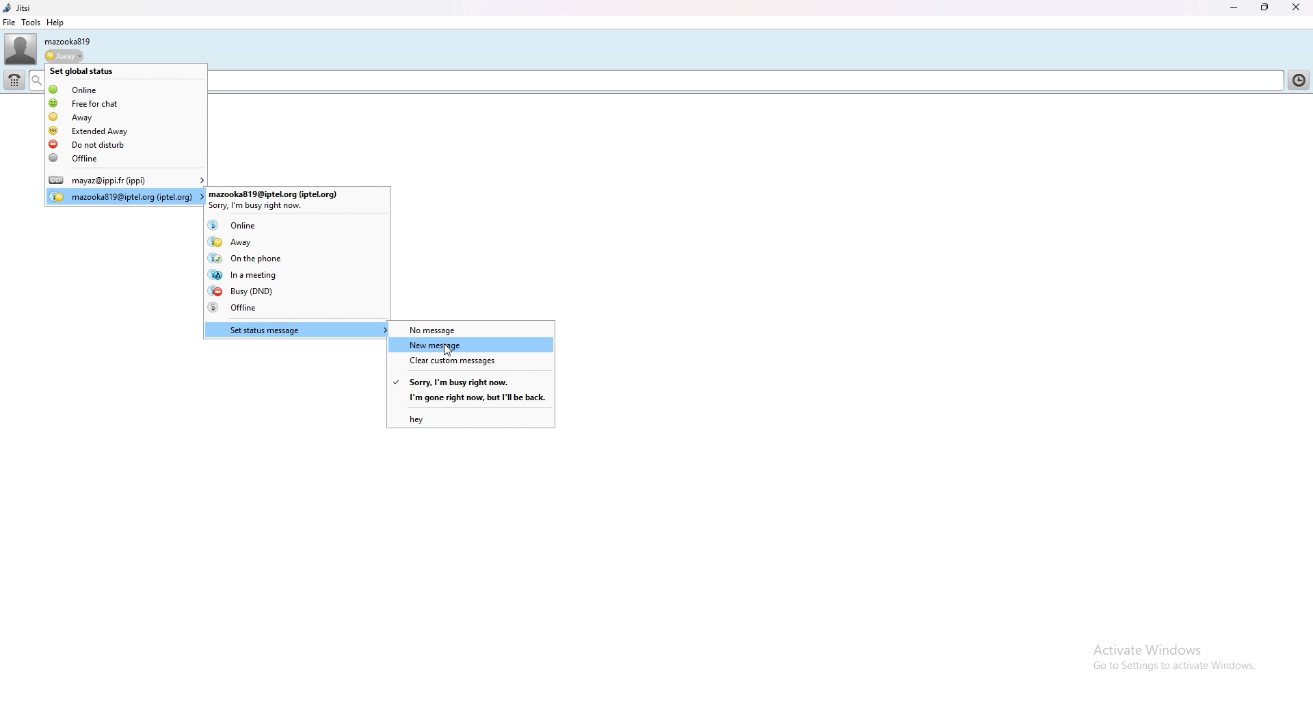 The image size is (1313, 706). What do you see at coordinates (126, 116) in the screenshot?
I see `away` at bounding box center [126, 116].